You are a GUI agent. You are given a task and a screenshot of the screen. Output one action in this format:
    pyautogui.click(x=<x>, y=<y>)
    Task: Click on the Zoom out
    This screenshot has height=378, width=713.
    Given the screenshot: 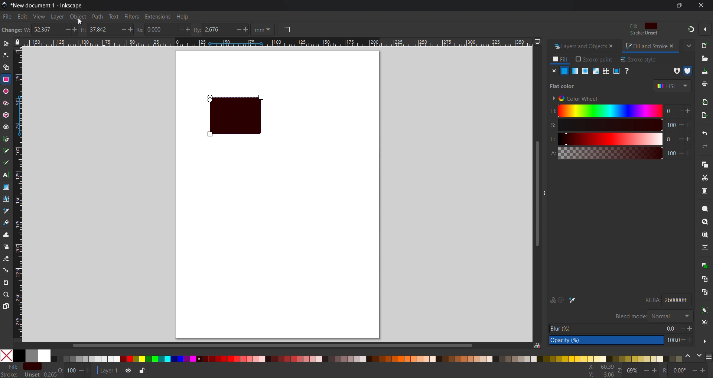 What is the action you would take?
    pyautogui.click(x=647, y=371)
    